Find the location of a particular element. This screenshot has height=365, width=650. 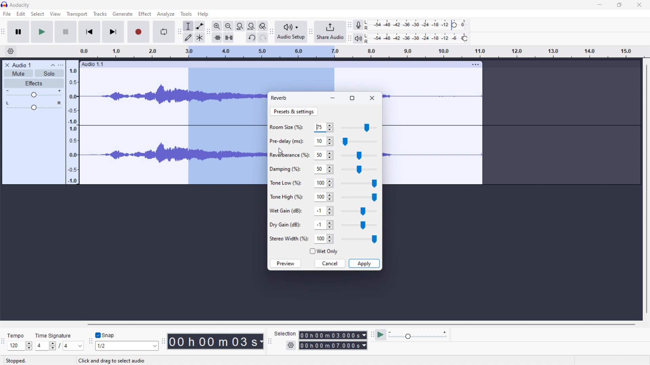

dry gain slider is located at coordinates (359, 225).